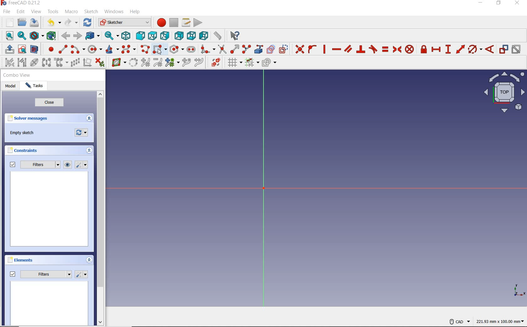 The image size is (527, 327). I want to click on switch virtual space, so click(215, 64).